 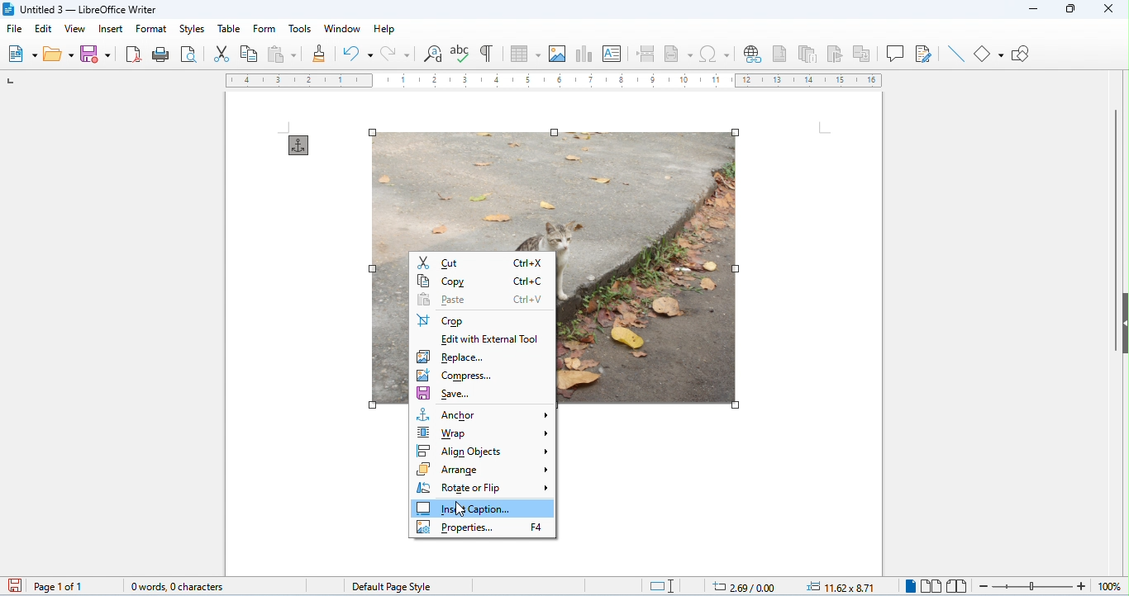 What do you see at coordinates (265, 28) in the screenshot?
I see `form` at bounding box center [265, 28].